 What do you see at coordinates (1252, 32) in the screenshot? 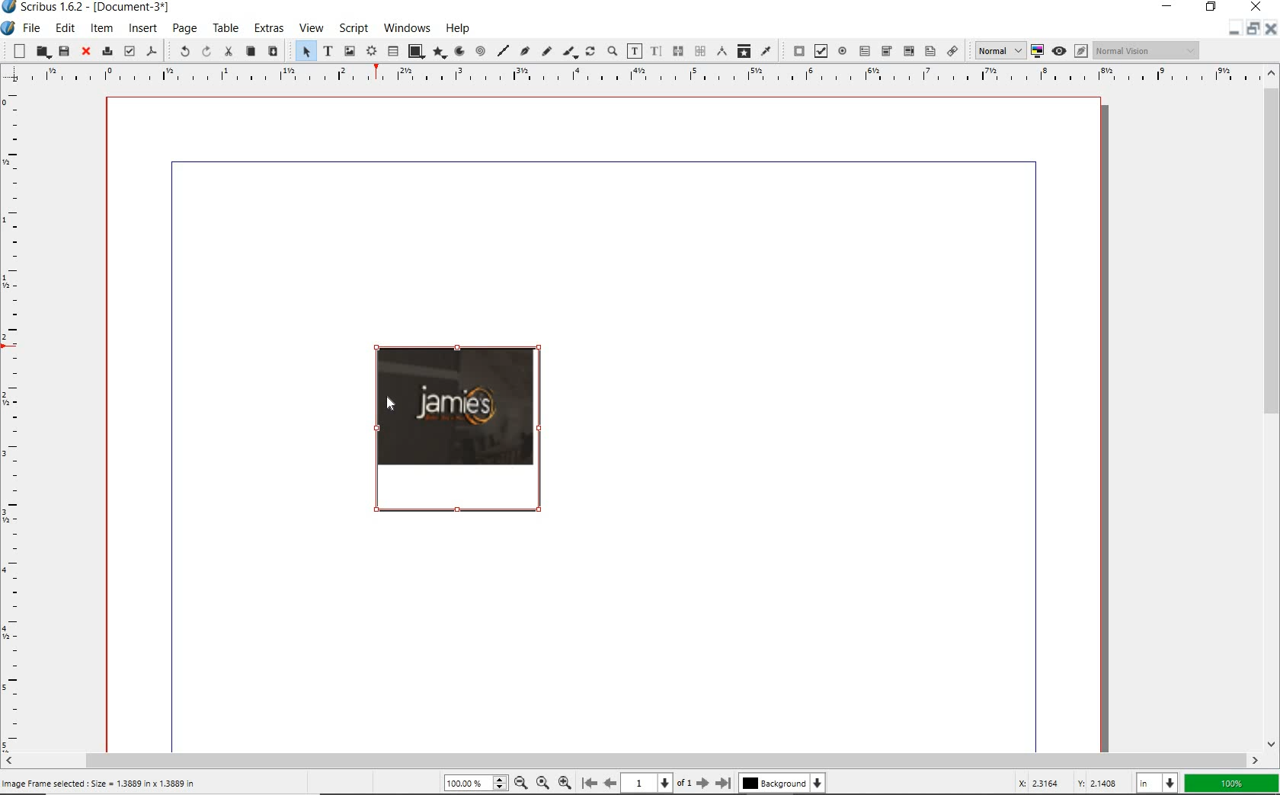
I see `restore` at bounding box center [1252, 32].